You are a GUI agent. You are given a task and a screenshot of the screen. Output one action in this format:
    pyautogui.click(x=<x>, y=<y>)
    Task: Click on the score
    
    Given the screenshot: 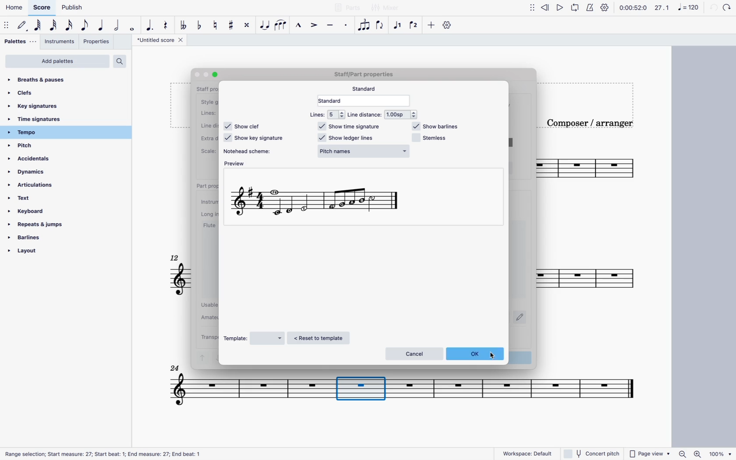 What is the action you would take?
    pyautogui.click(x=406, y=393)
    